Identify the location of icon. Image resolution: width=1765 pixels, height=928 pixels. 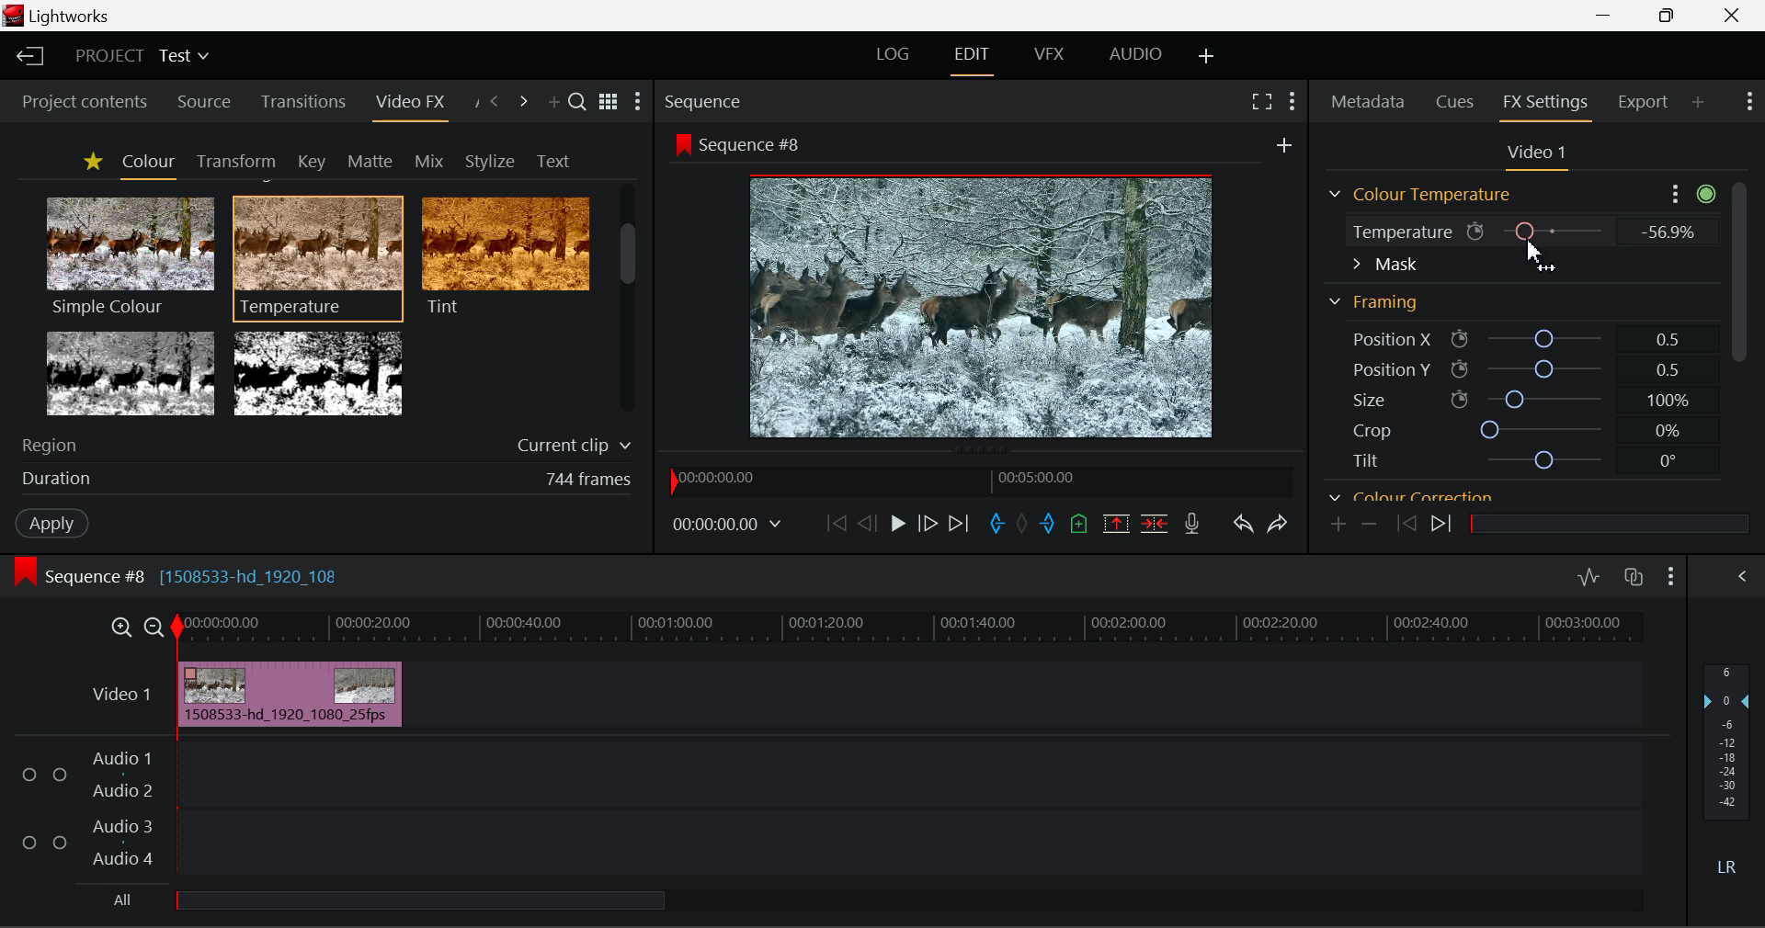
(1476, 232).